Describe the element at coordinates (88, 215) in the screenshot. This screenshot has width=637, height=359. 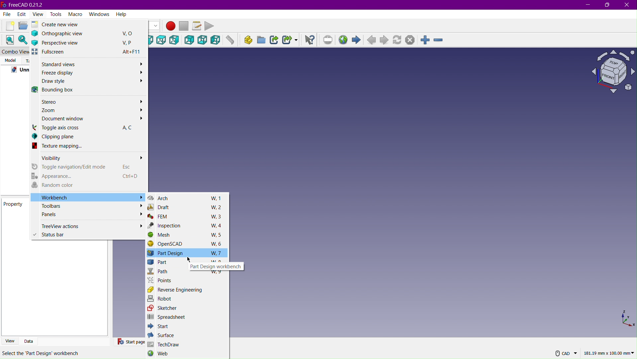
I see `Panels` at that location.